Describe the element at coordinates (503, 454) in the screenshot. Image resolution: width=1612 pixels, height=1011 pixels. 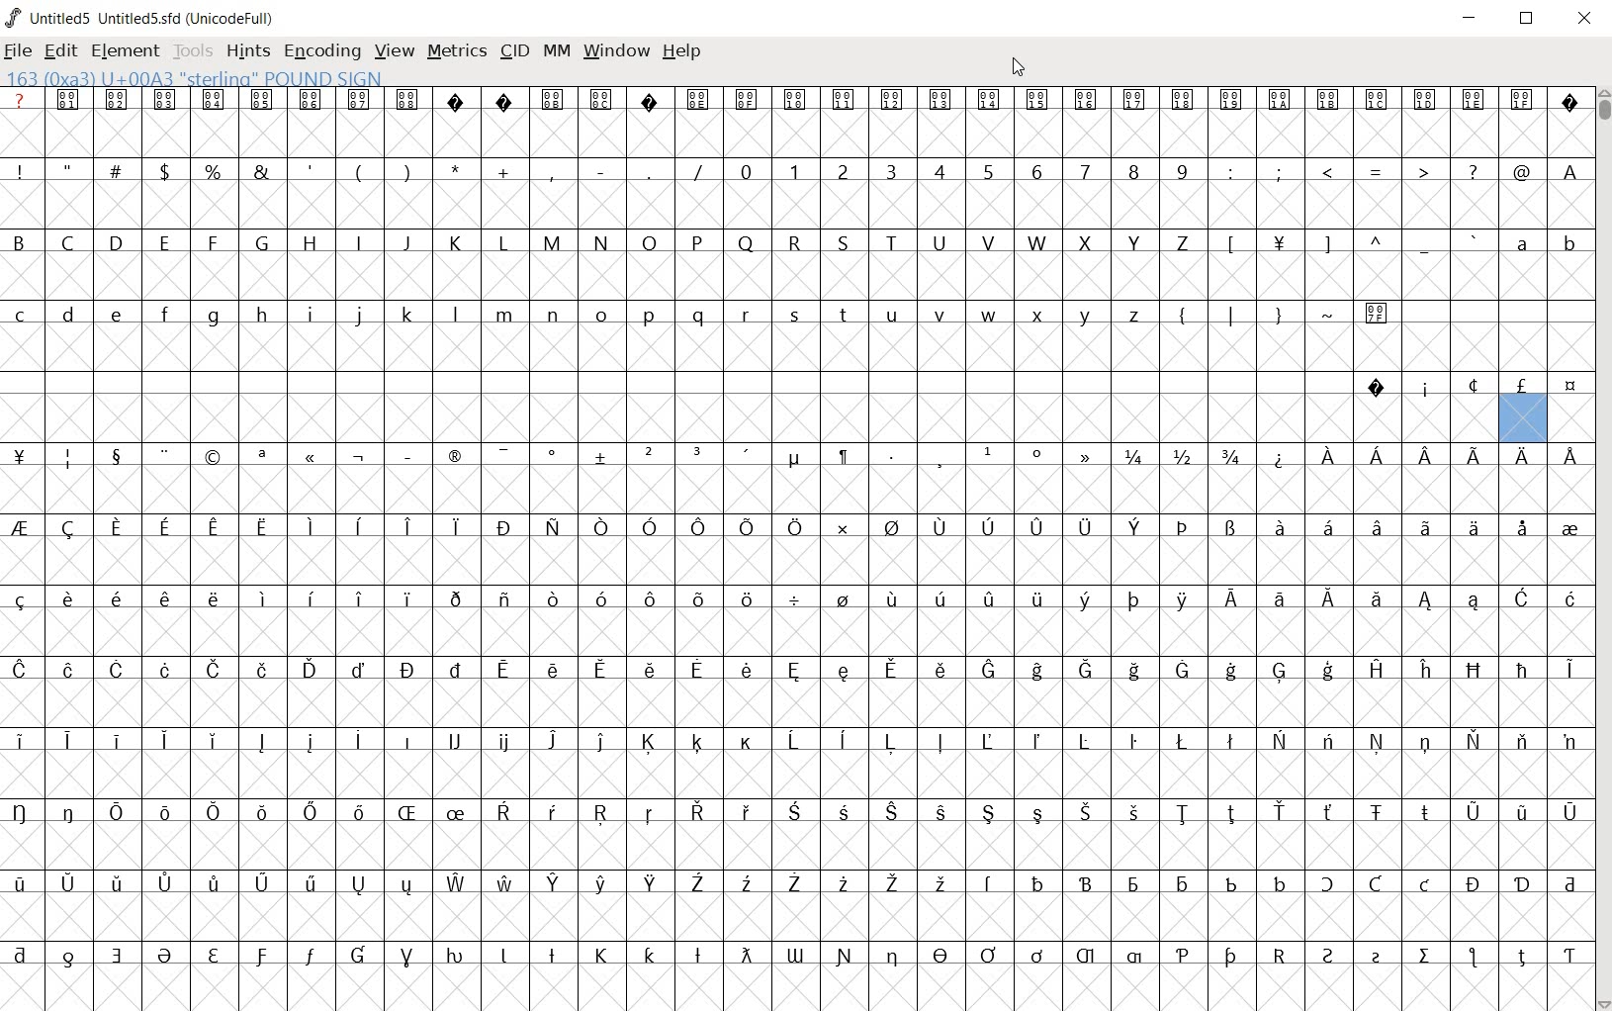
I see `Symbol` at that location.